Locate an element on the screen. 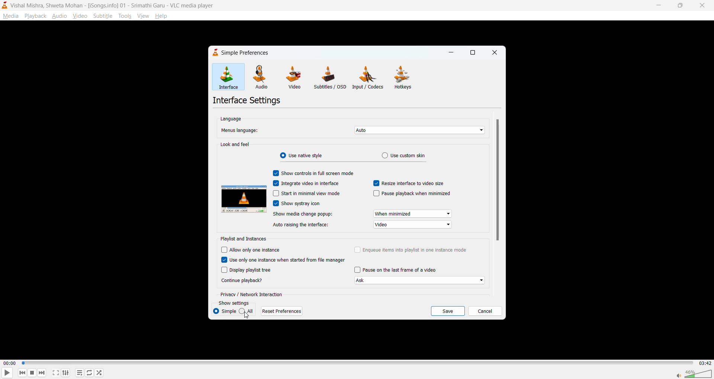 This screenshot has height=379, width=714. random is located at coordinates (99, 372).